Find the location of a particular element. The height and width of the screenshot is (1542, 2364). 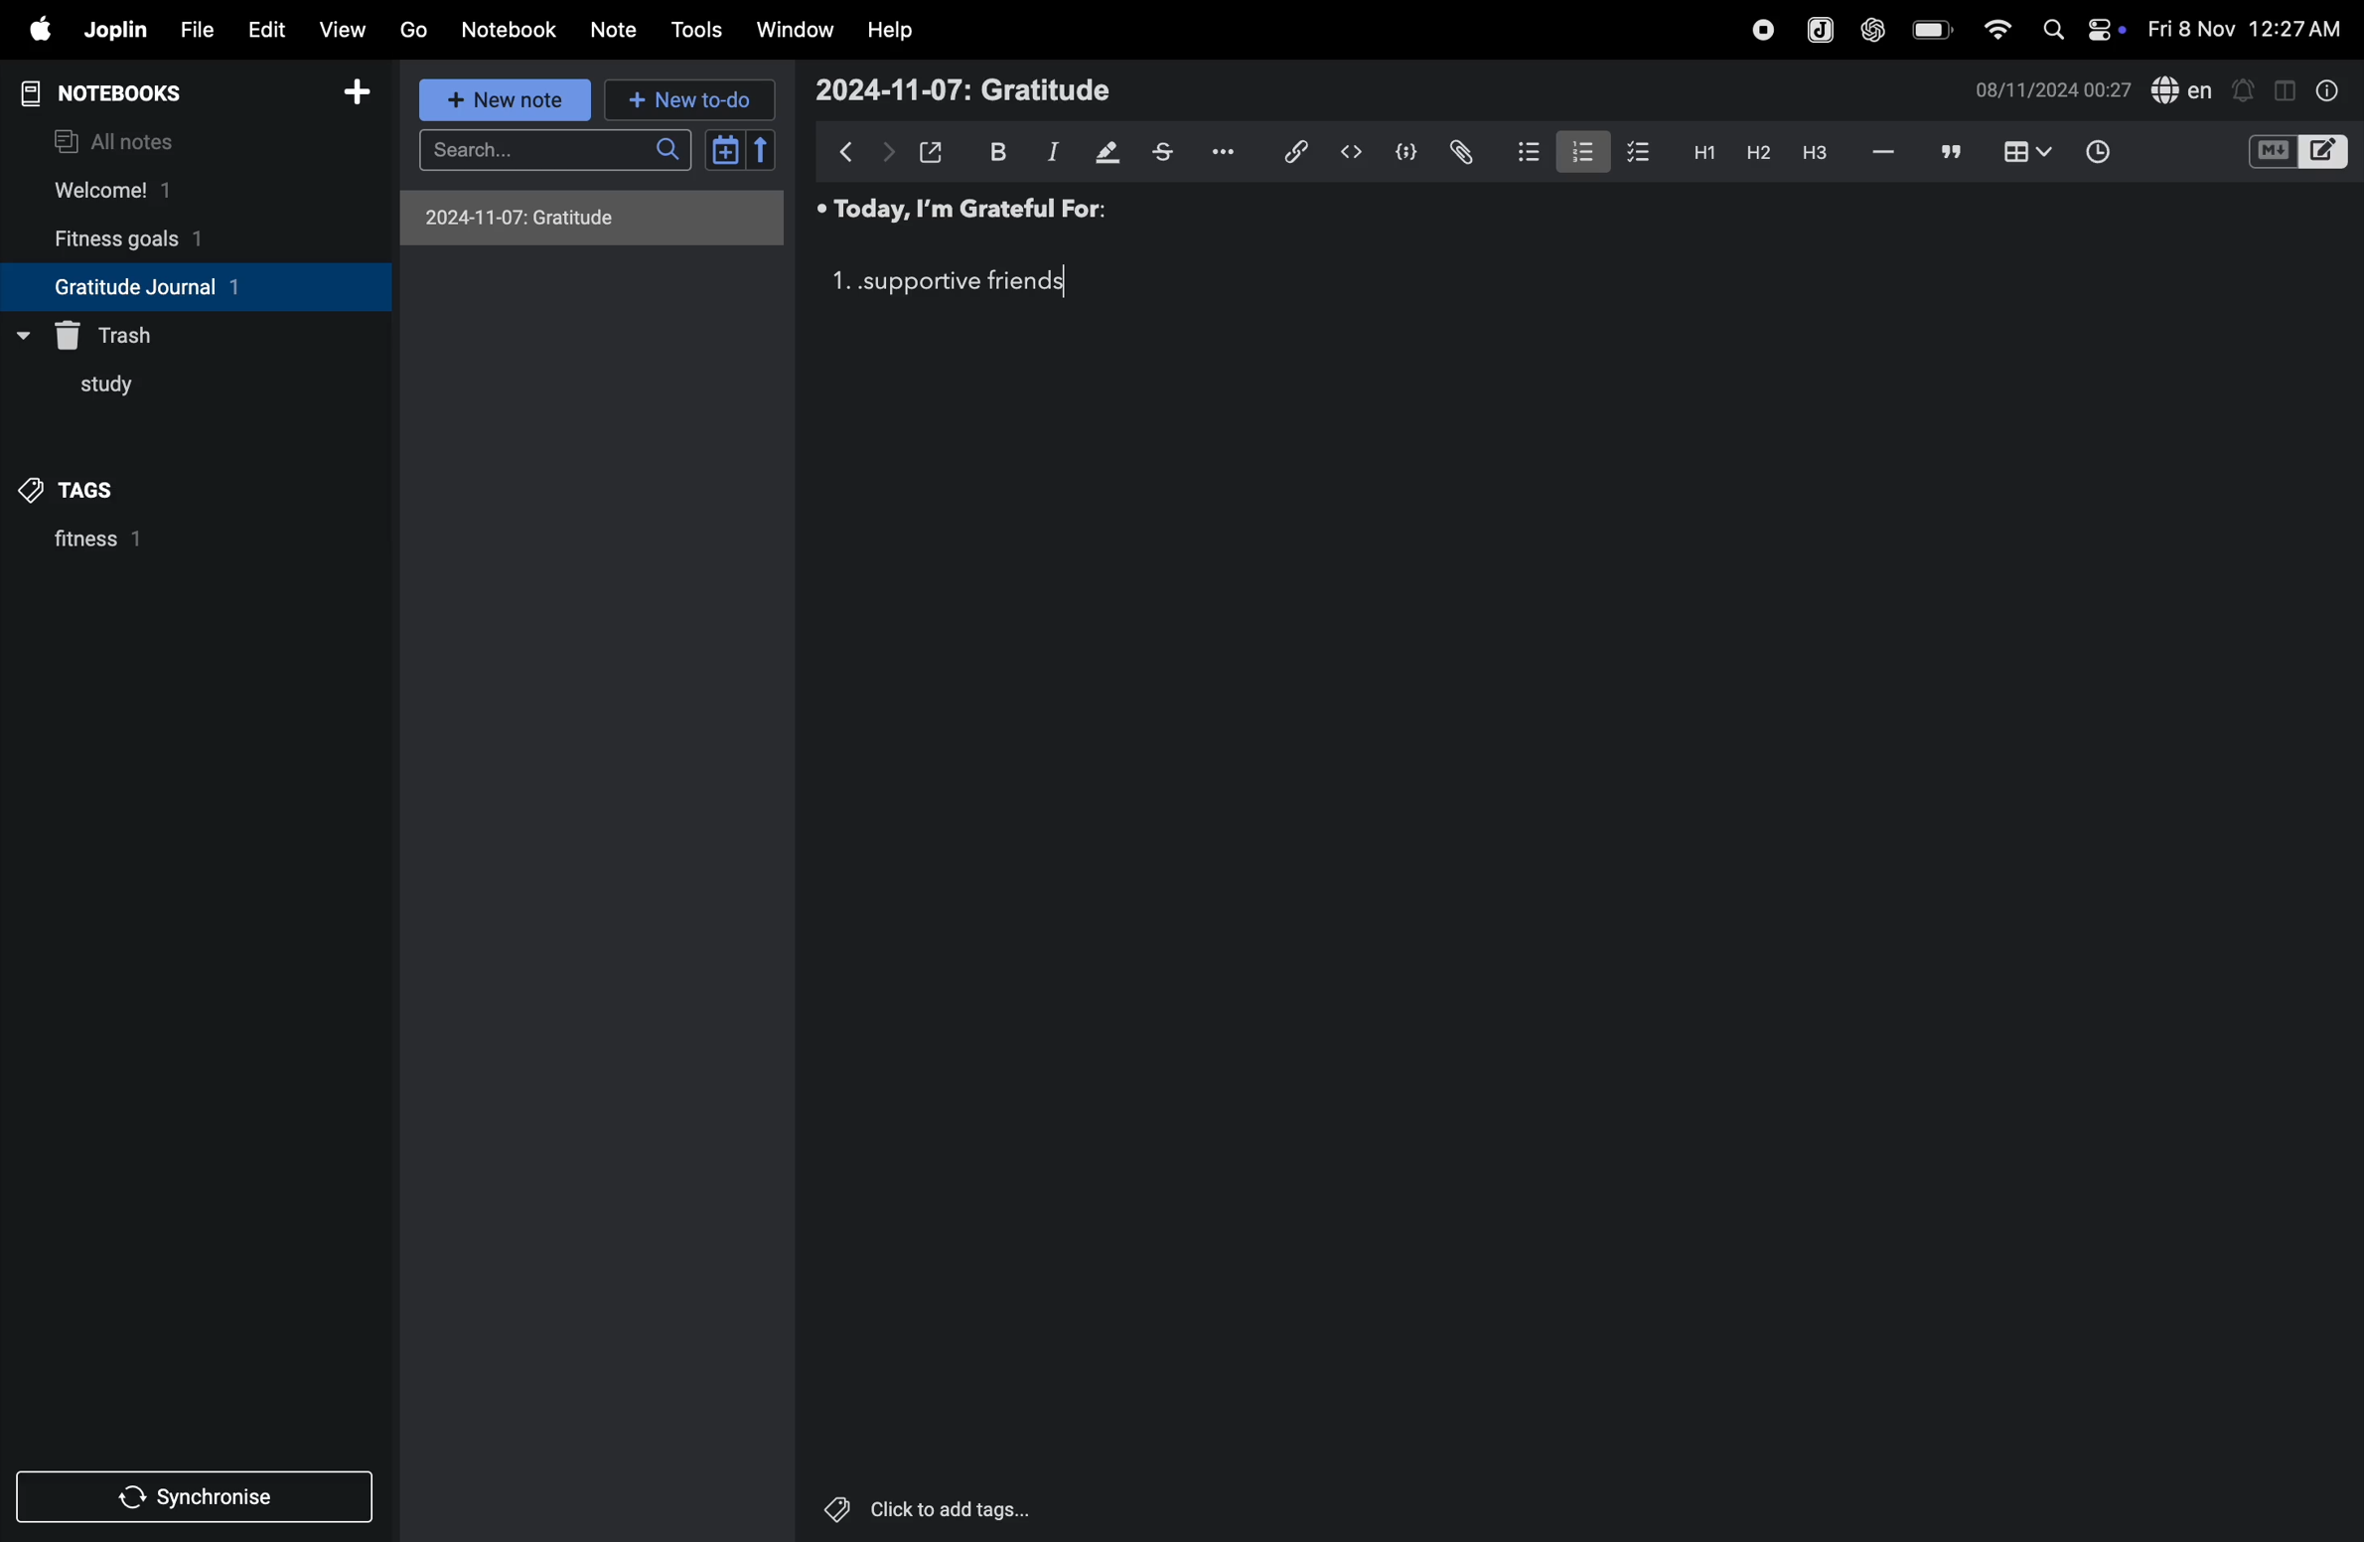

open file is located at coordinates (932, 150).